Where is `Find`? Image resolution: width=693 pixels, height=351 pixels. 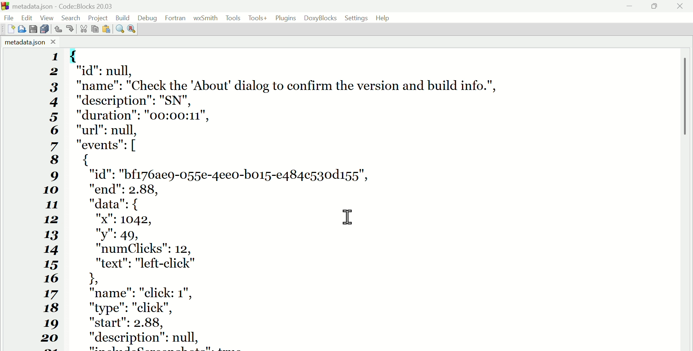
Find is located at coordinates (119, 30).